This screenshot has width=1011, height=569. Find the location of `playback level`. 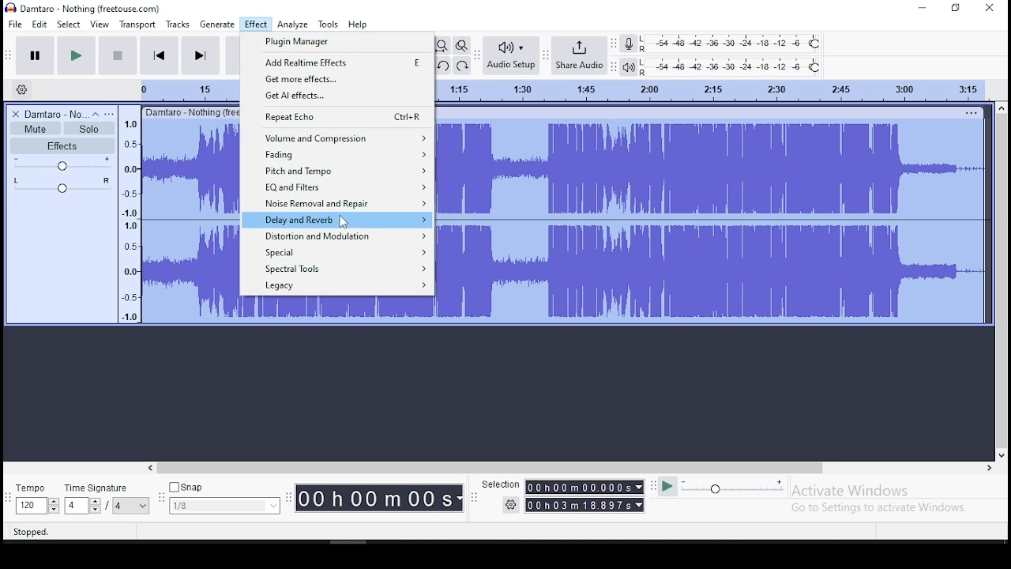

playback level is located at coordinates (731, 66).